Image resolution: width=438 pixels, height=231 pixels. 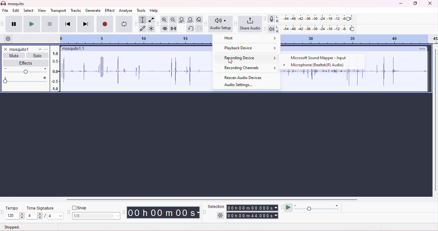 I want to click on stop, so click(x=49, y=24).